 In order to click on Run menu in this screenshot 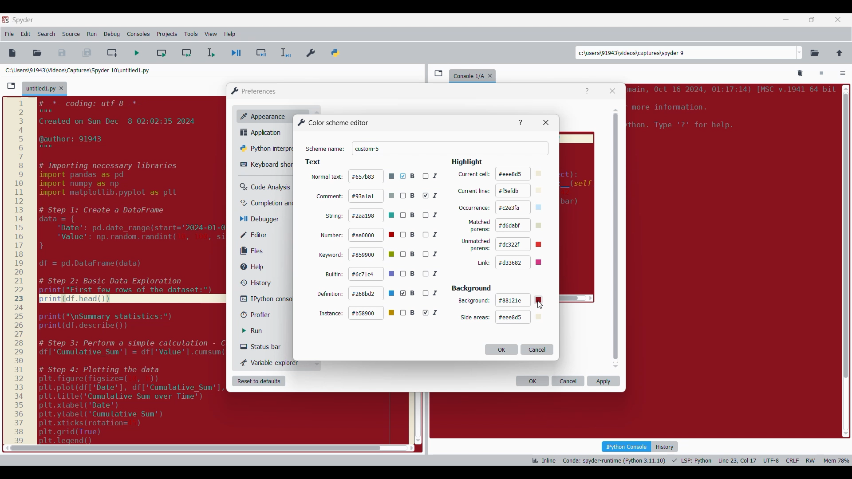, I will do `click(92, 34)`.